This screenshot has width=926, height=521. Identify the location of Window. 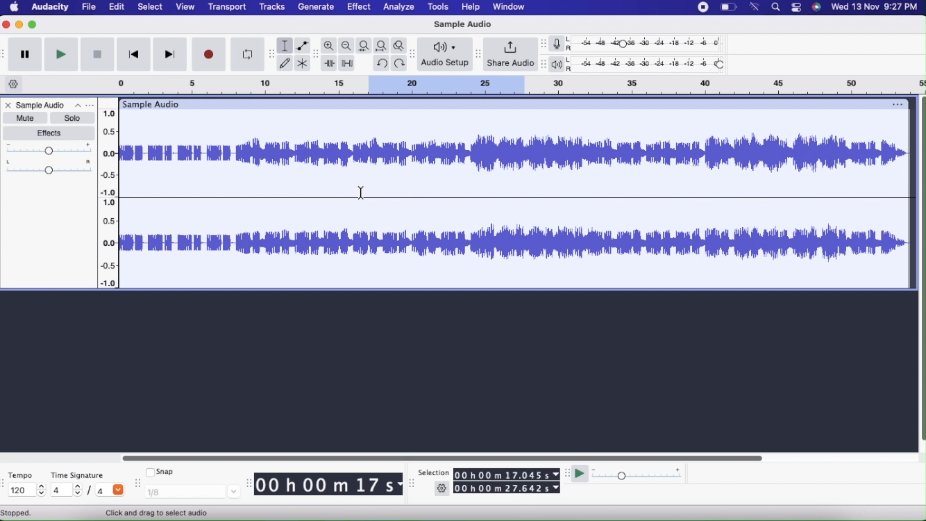
(512, 7).